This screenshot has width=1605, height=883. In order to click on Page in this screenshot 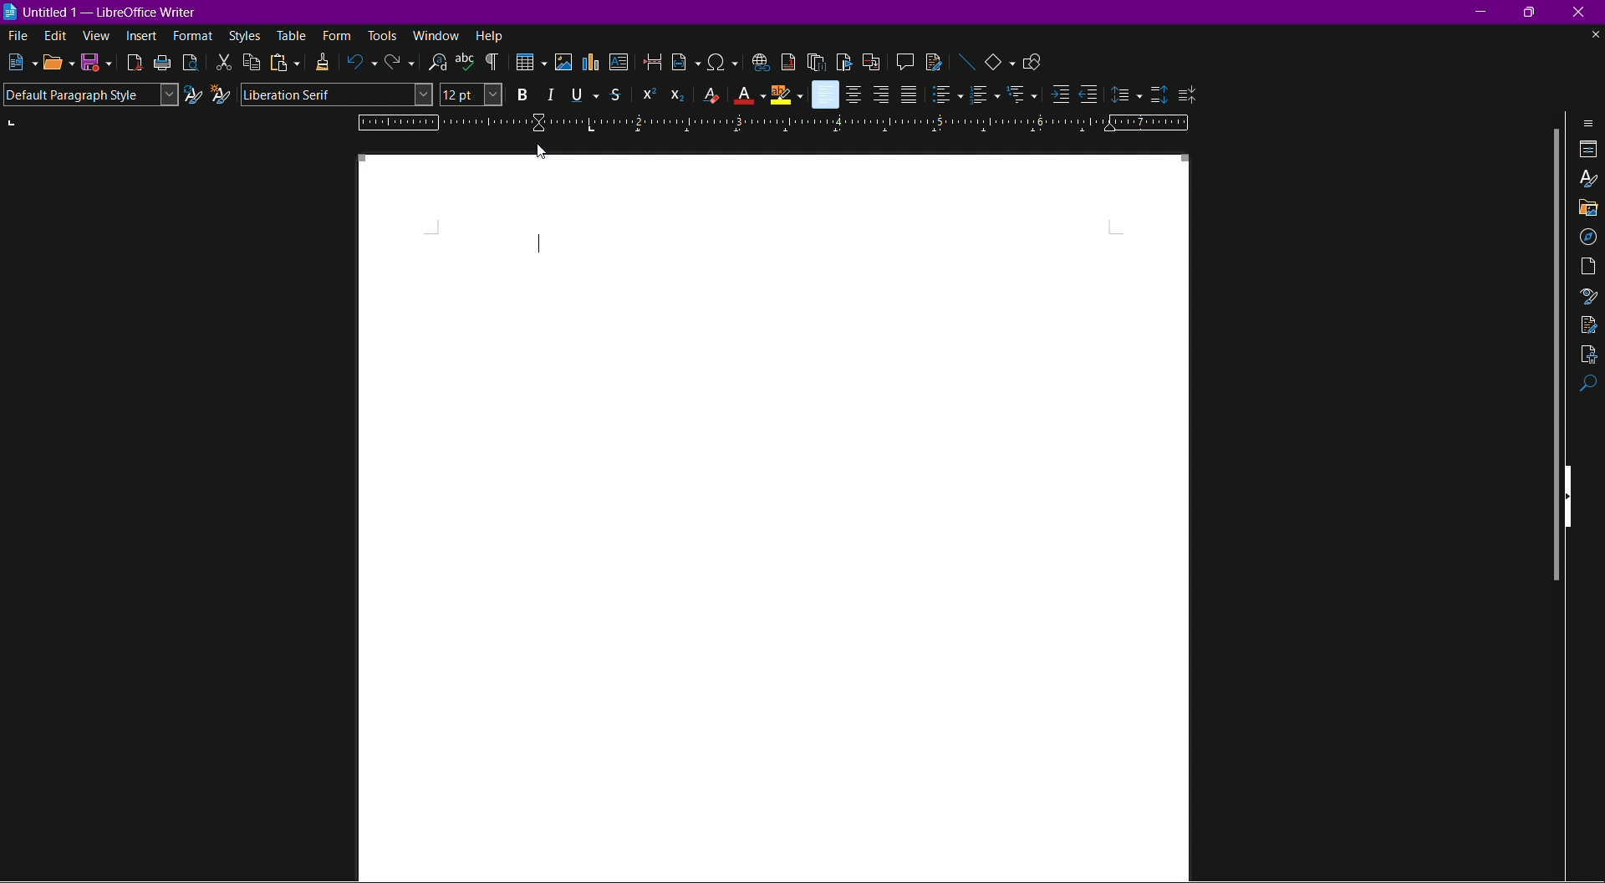, I will do `click(869, 520)`.